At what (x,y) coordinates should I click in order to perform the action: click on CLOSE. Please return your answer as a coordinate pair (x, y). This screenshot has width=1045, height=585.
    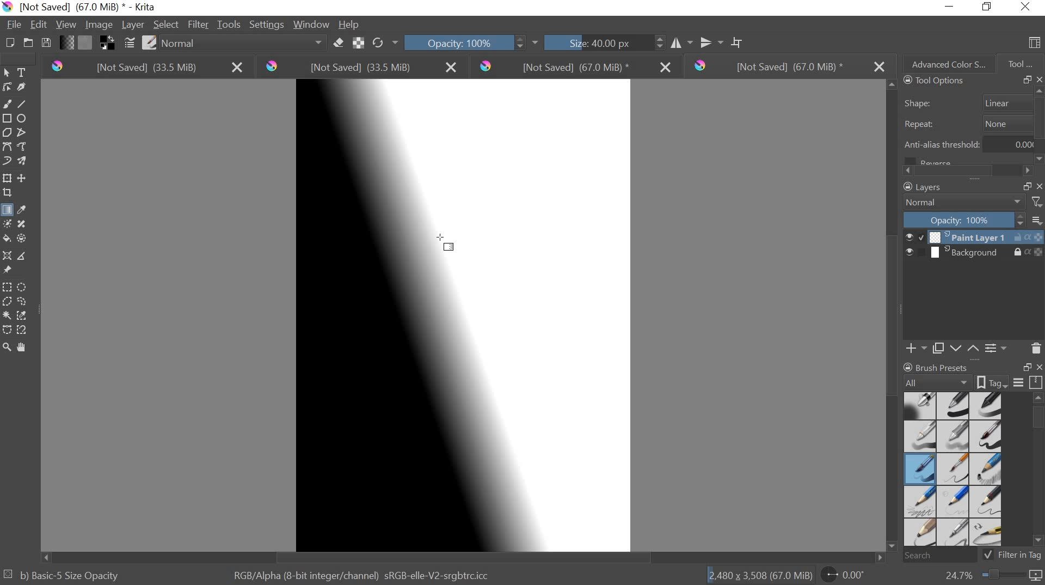
    Looking at the image, I should click on (1038, 368).